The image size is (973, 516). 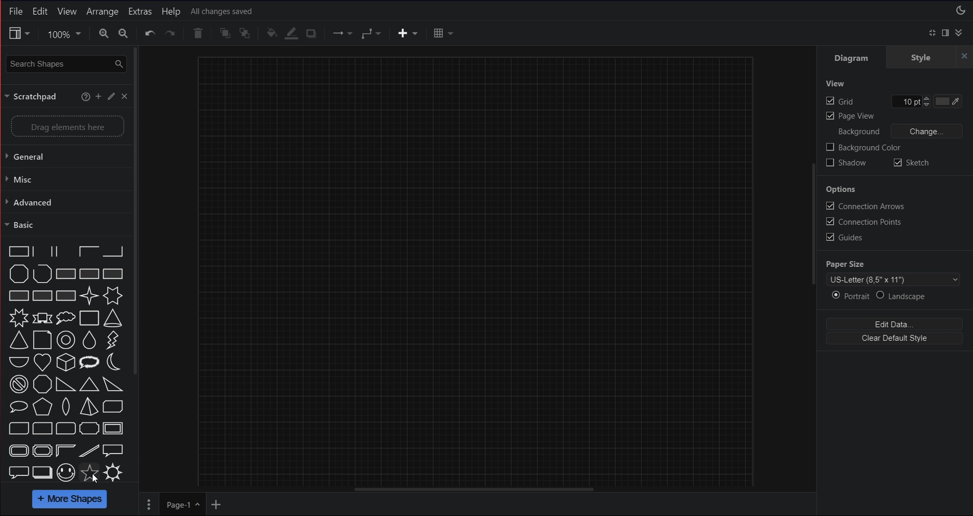 I want to click on Search Bar, so click(x=66, y=62).